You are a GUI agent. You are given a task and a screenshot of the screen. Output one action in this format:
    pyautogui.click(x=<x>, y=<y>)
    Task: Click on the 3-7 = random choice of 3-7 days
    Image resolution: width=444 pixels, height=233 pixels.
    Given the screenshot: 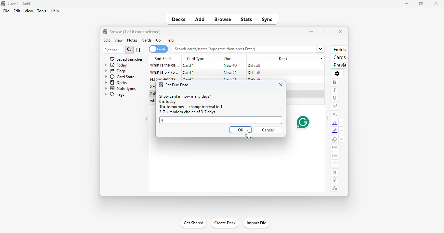 What is the action you would take?
    pyautogui.click(x=187, y=112)
    